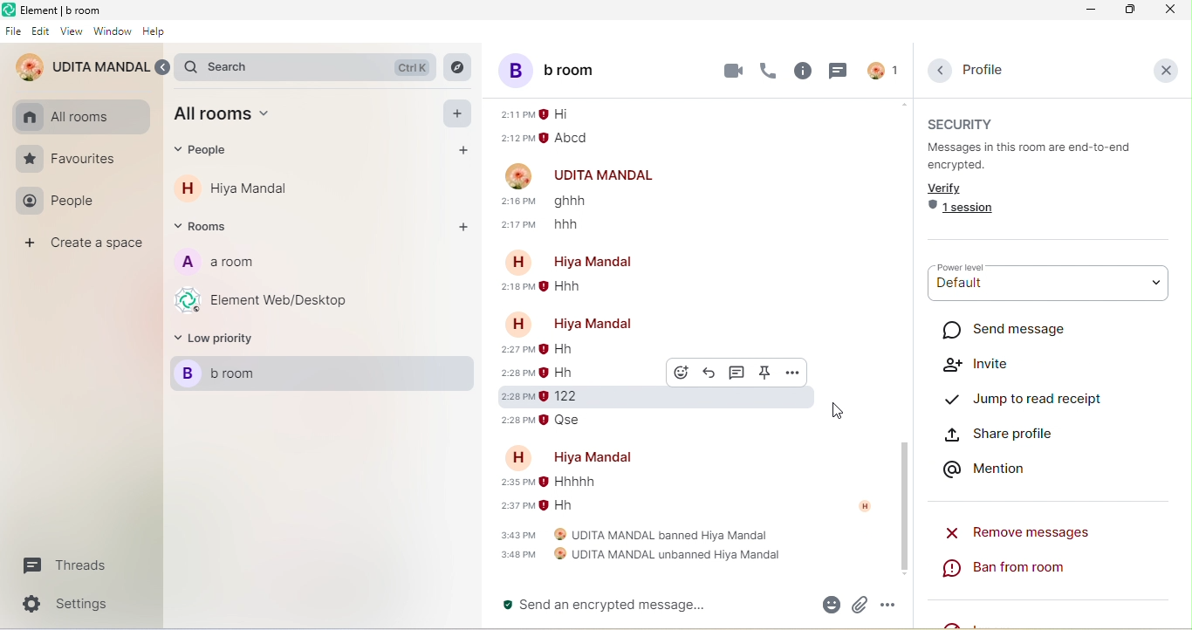  What do you see at coordinates (61, 568) in the screenshot?
I see `threads` at bounding box center [61, 568].